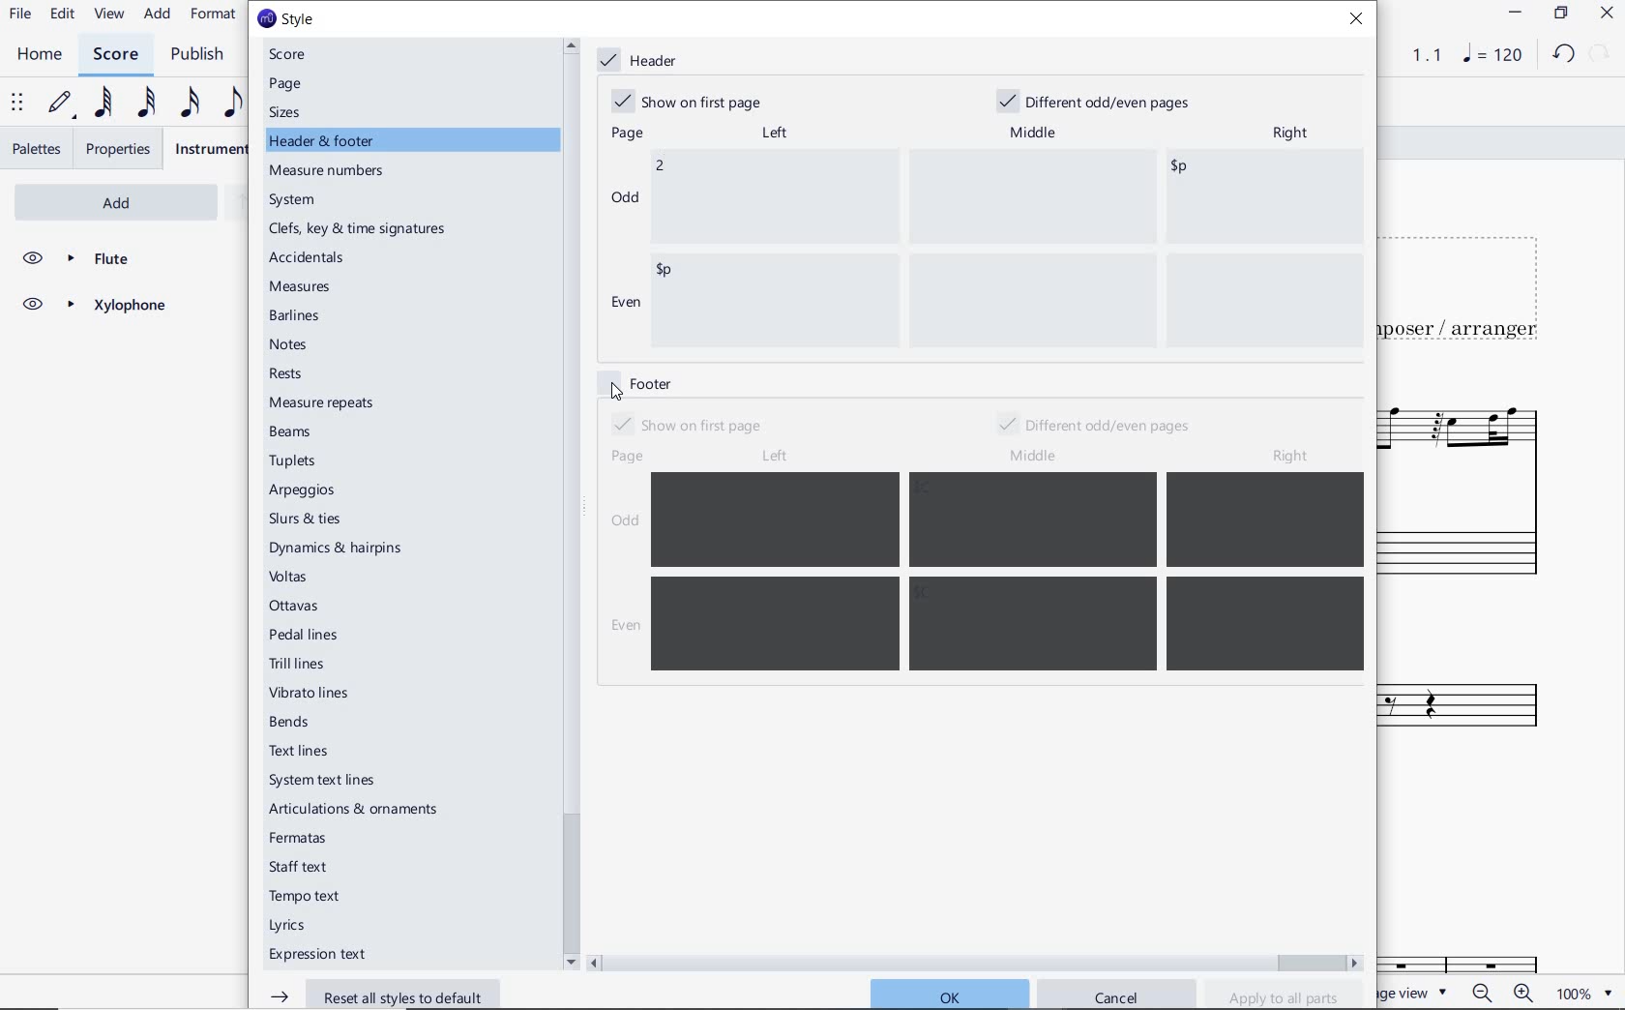 The image size is (1625, 1010). What do you see at coordinates (61, 105) in the screenshot?
I see `DEFAULT (STEP TIME)` at bounding box center [61, 105].